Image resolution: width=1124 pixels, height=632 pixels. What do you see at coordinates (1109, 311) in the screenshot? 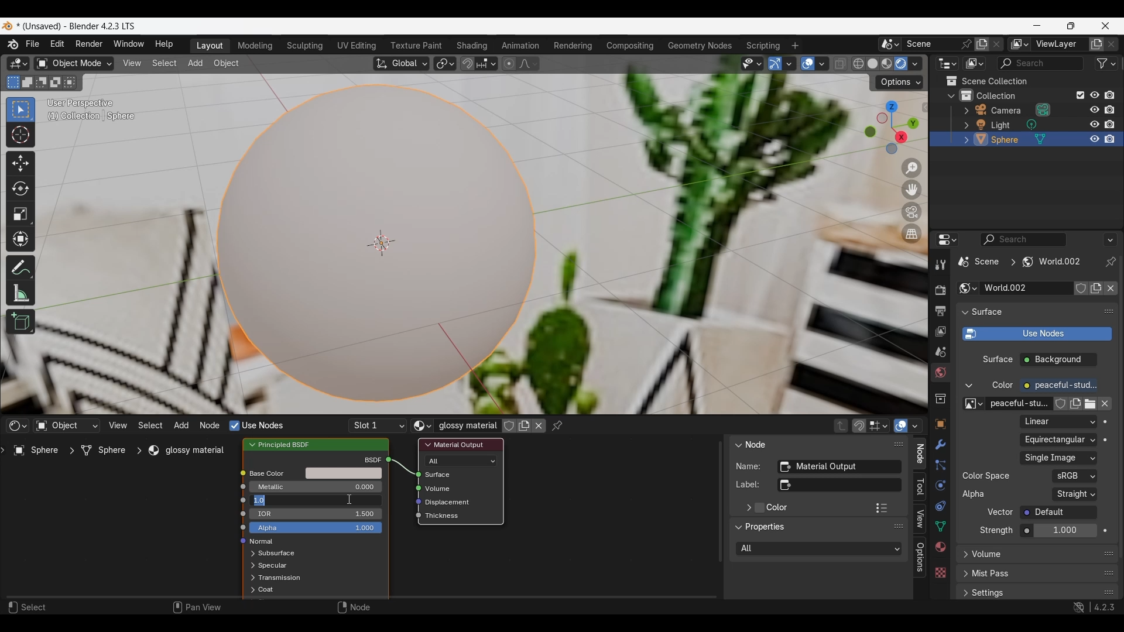
I see `Float surface panel` at bounding box center [1109, 311].